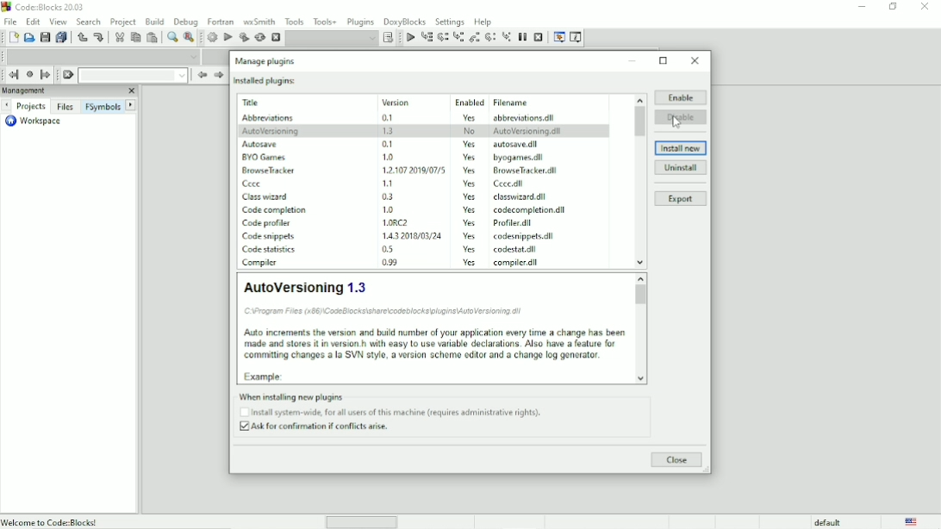  What do you see at coordinates (171, 37) in the screenshot?
I see `Find` at bounding box center [171, 37].